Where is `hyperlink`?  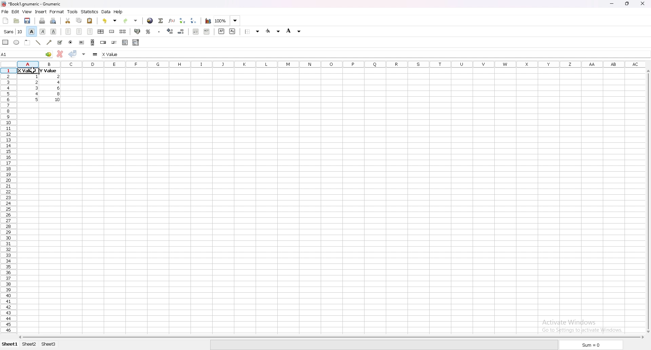 hyperlink is located at coordinates (150, 21).